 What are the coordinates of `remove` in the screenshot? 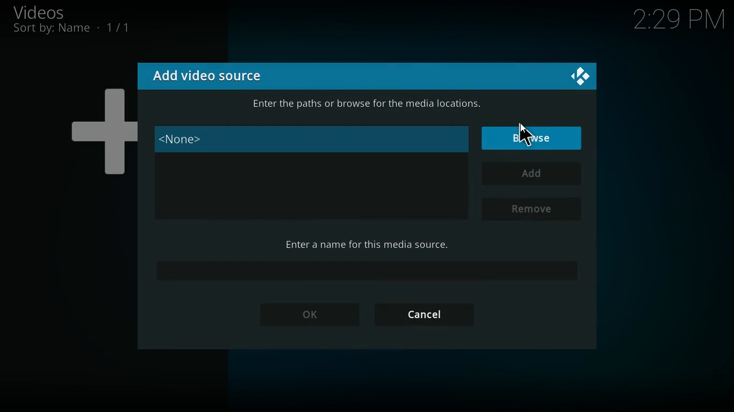 It's located at (534, 208).